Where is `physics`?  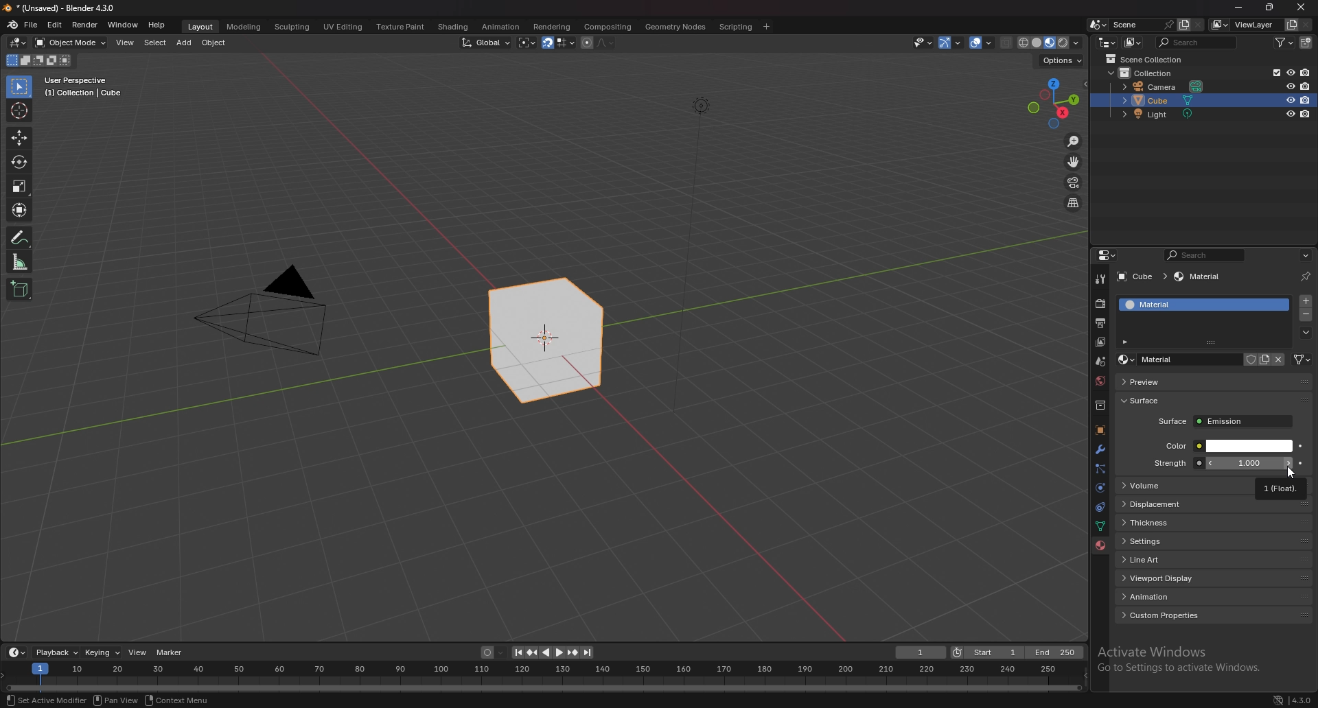
physics is located at coordinates (1100, 488).